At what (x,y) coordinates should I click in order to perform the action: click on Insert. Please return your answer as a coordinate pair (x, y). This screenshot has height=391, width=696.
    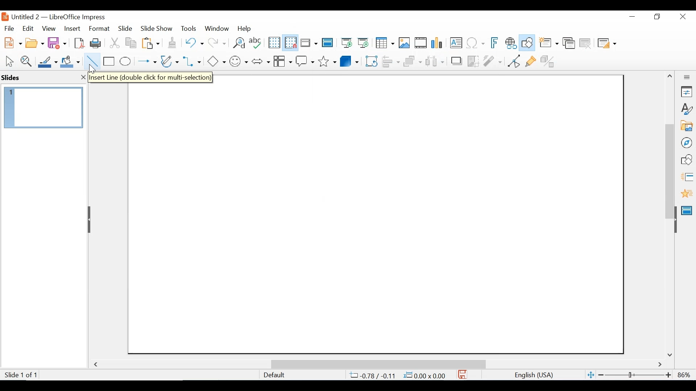
    Looking at the image, I should click on (71, 29).